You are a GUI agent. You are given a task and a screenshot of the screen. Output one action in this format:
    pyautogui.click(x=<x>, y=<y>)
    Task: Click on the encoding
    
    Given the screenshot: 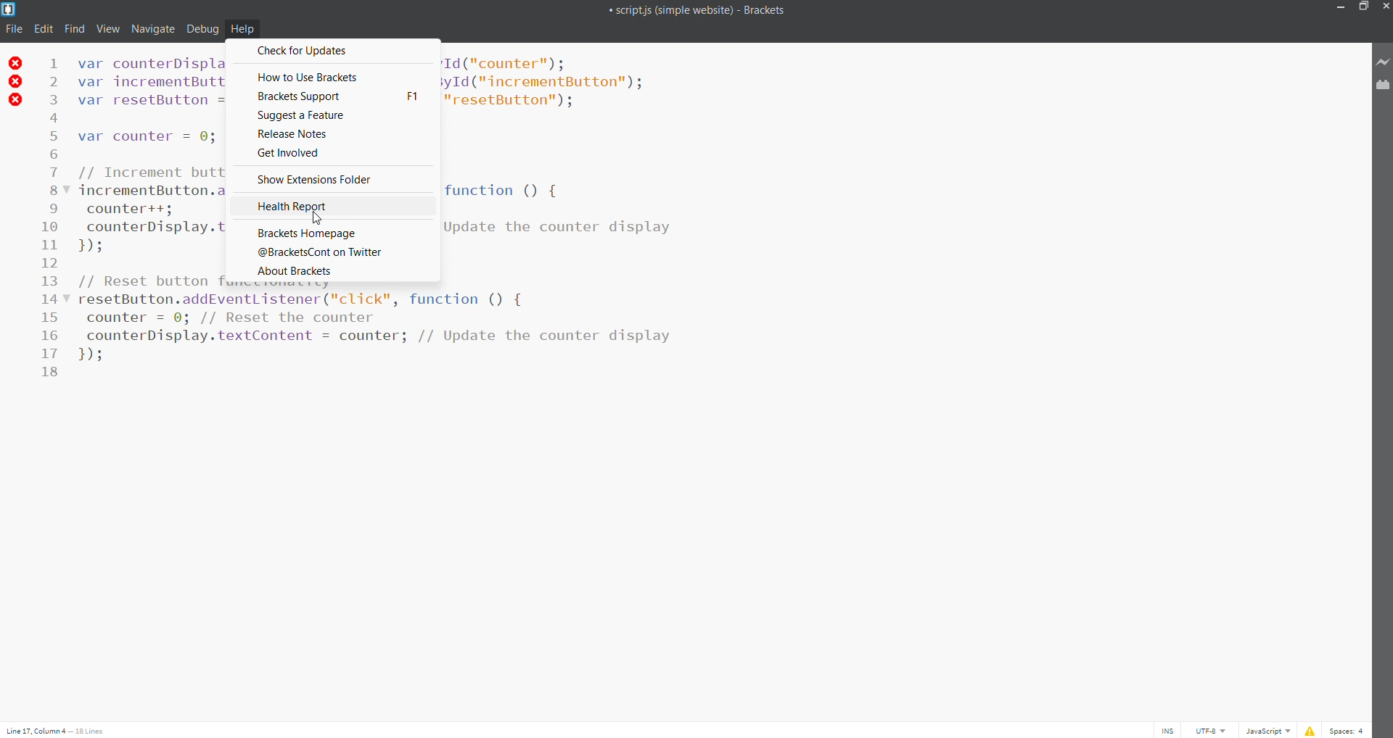 What is the action you would take?
    pyautogui.click(x=1207, y=729)
    